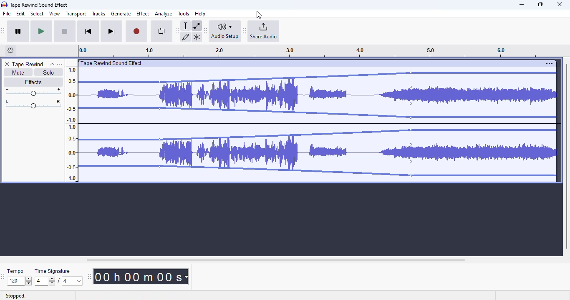  Describe the element at coordinates (98, 14) in the screenshot. I see `tracks` at that location.